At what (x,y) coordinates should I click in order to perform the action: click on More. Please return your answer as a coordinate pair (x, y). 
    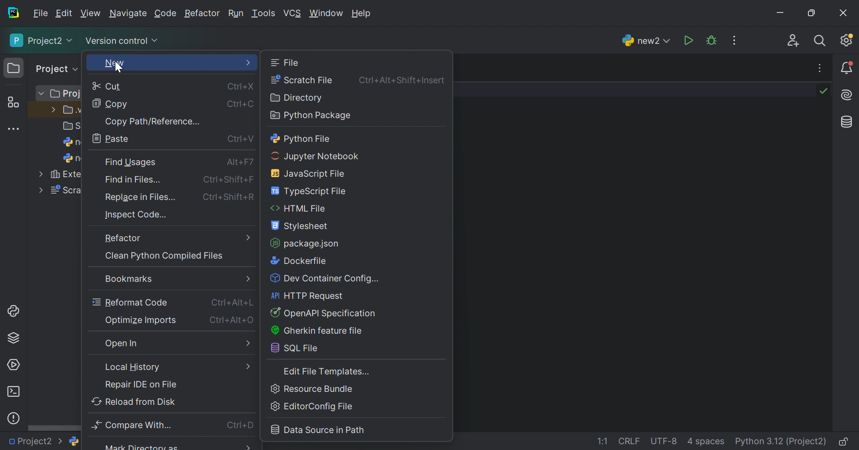
    Looking at the image, I should click on (41, 191).